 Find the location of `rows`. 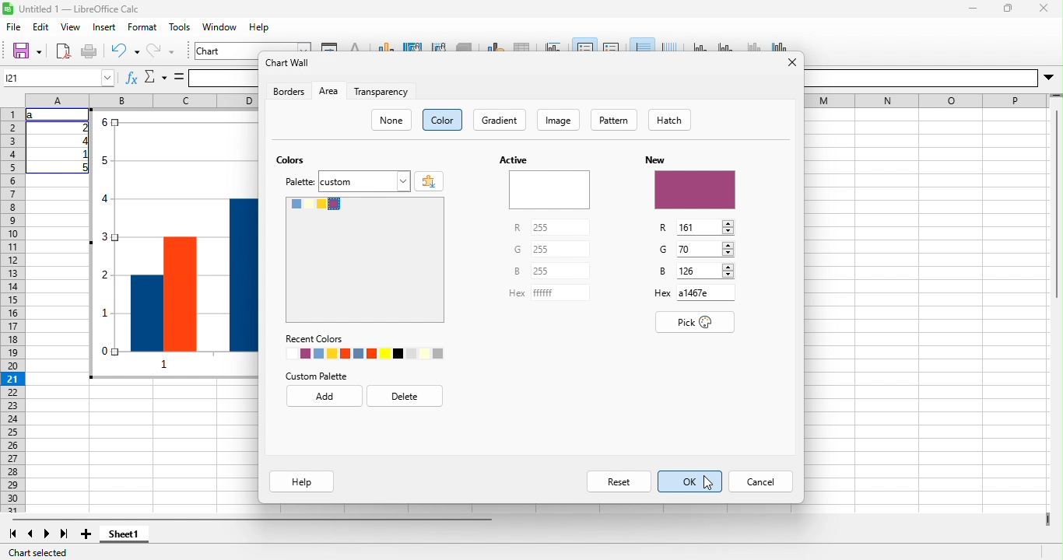

rows is located at coordinates (13, 310).